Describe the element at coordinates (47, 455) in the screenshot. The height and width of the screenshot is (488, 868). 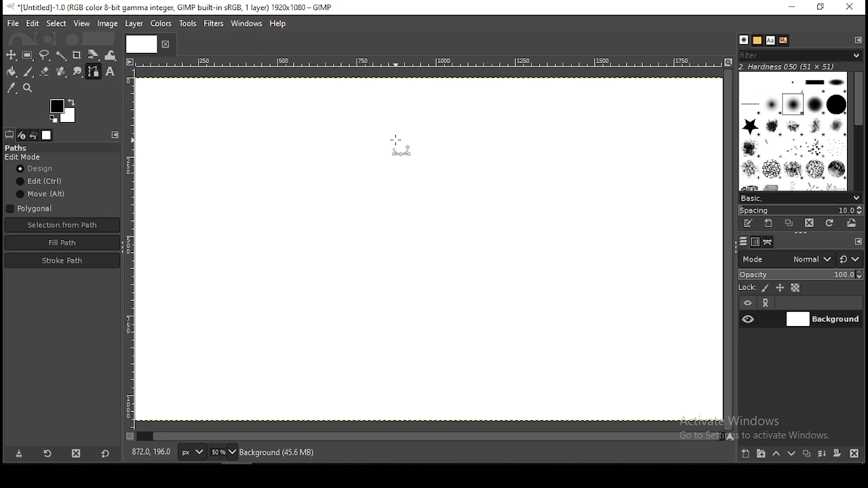
I see `refresh  tool preset` at that location.